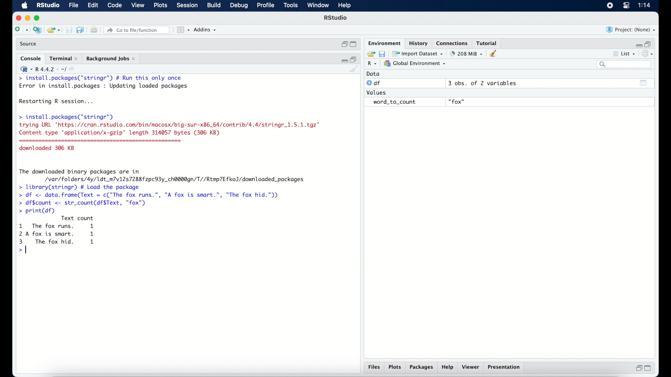 The image size is (671, 377). Describe the element at coordinates (111, 59) in the screenshot. I see `background jobs` at that location.